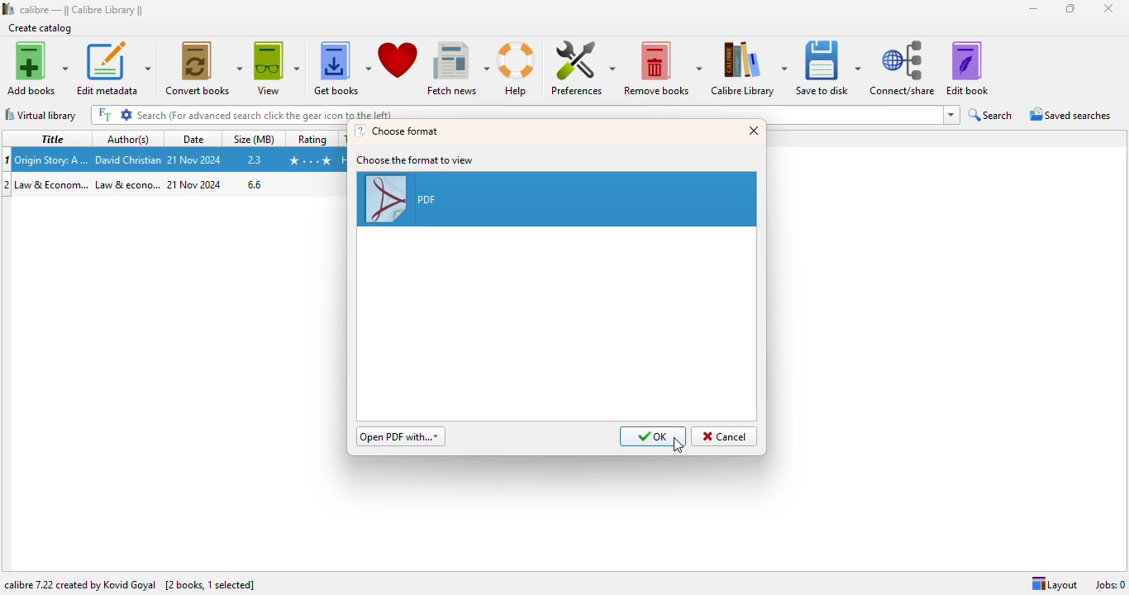 This screenshot has height=595, width=1129. I want to click on close, so click(754, 131).